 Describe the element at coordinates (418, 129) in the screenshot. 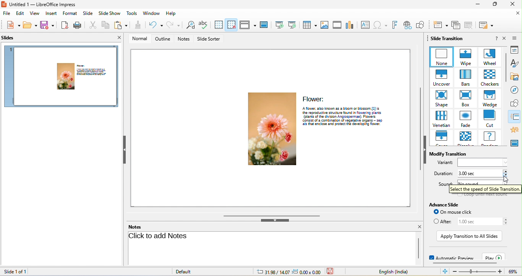

I see `vertical scrollbar` at that location.